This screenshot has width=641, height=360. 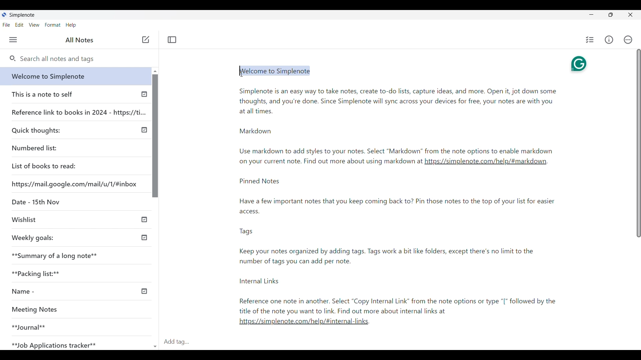 What do you see at coordinates (4, 15) in the screenshot?
I see `Software logo` at bounding box center [4, 15].